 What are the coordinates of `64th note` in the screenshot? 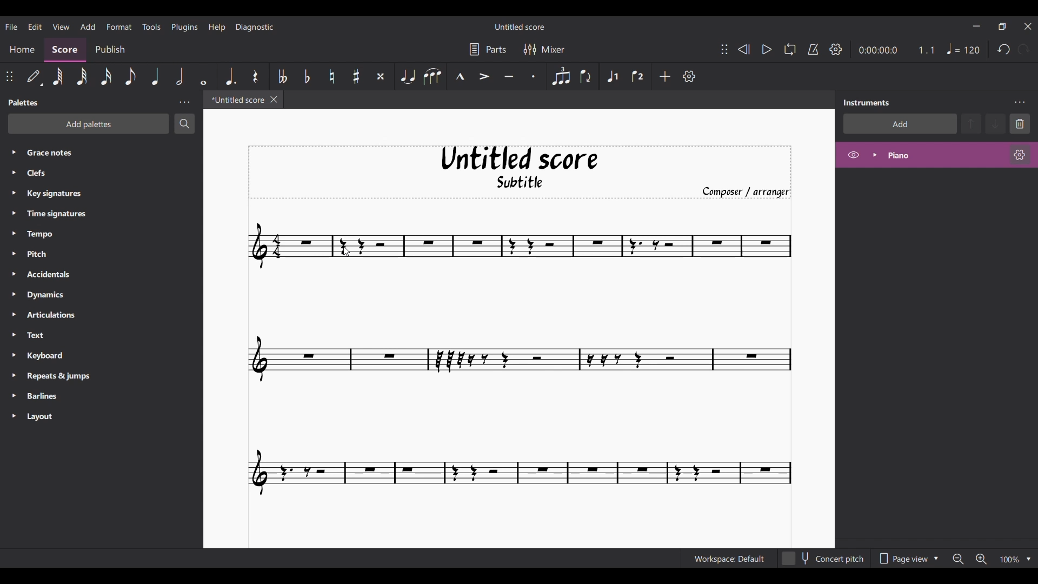 It's located at (58, 76).